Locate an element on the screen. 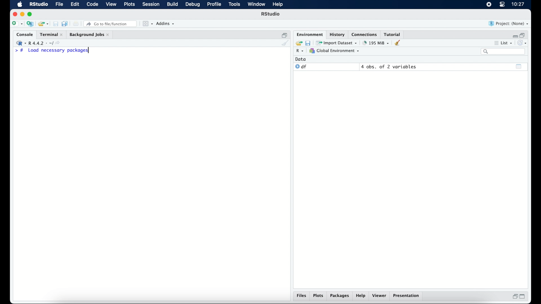 The image size is (541, 304). load existing project is located at coordinates (43, 24).